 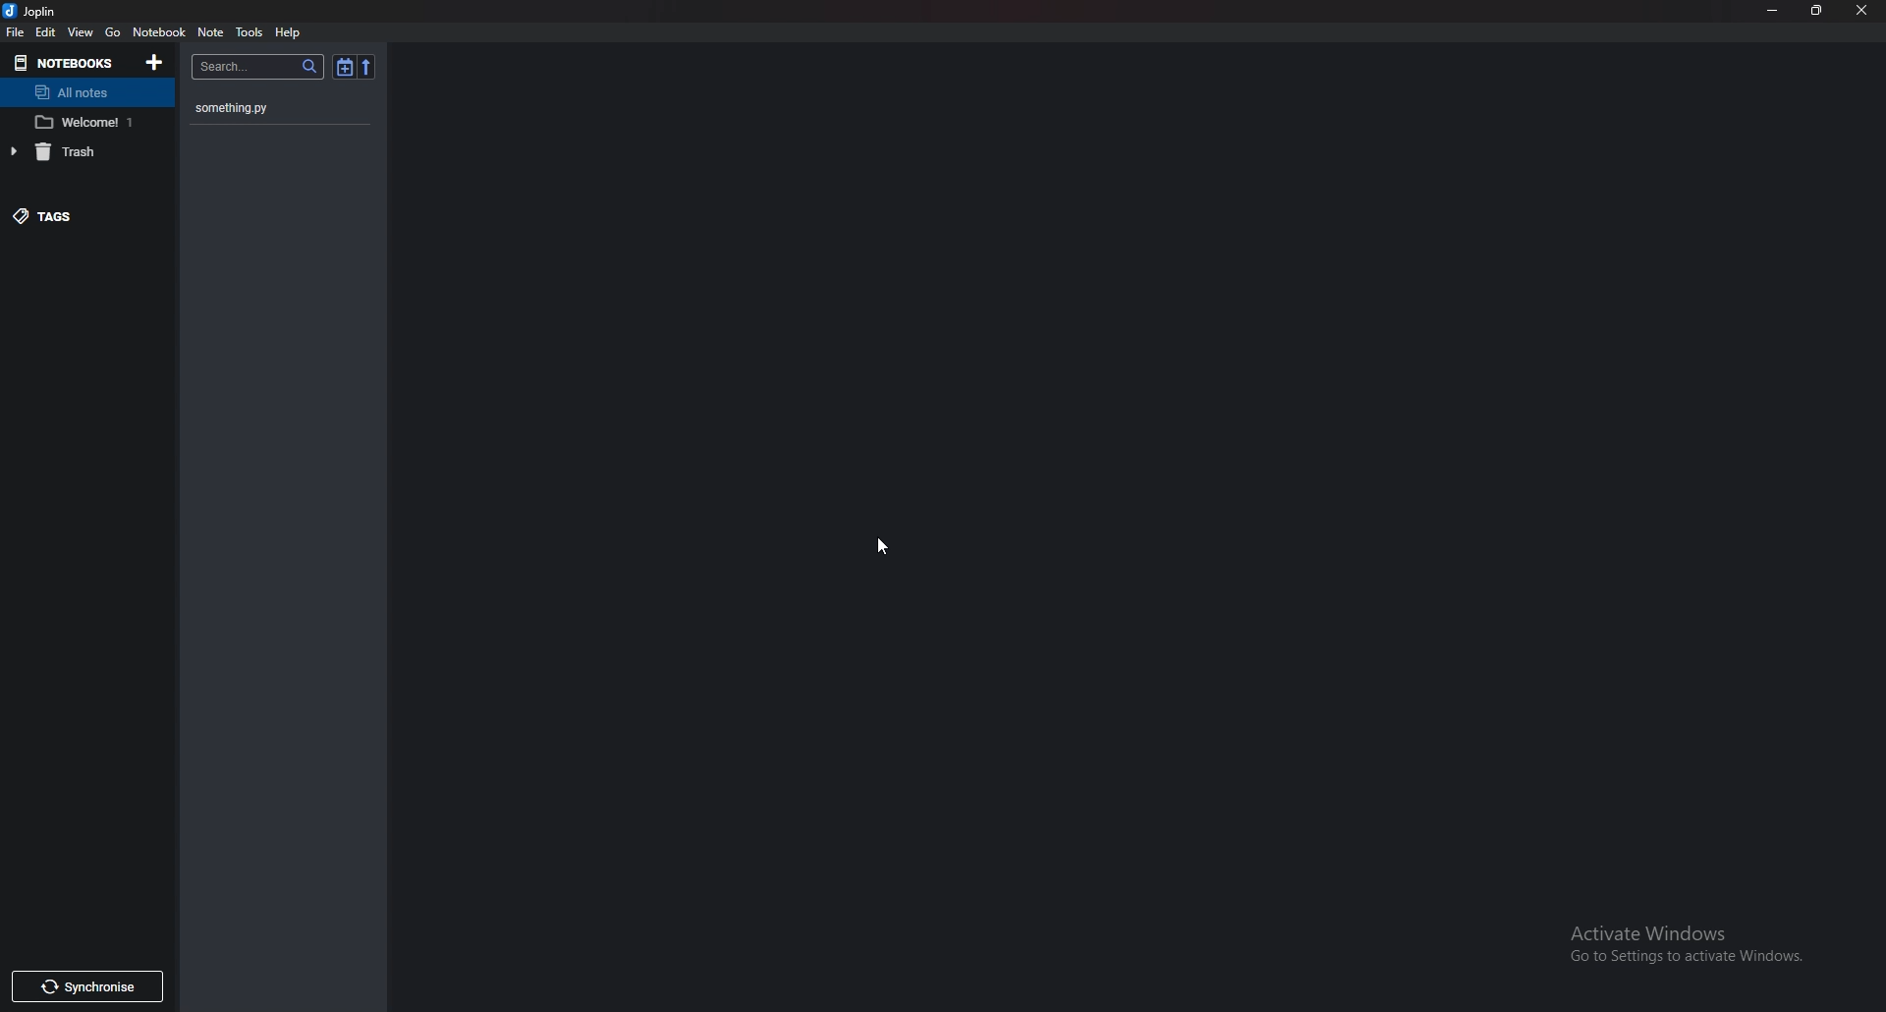 I want to click on trash, so click(x=83, y=149).